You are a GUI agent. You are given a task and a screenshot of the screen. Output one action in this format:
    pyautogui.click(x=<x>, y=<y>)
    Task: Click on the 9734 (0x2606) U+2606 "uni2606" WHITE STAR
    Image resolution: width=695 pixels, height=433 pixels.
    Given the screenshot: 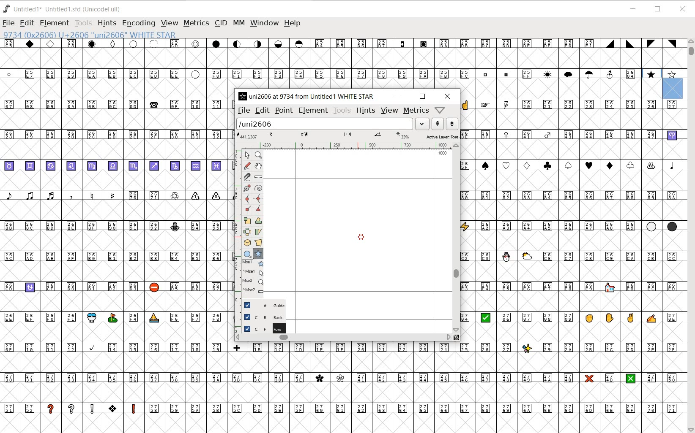 What is the action you would take?
    pyautogui.click(x=90, y=35)
    